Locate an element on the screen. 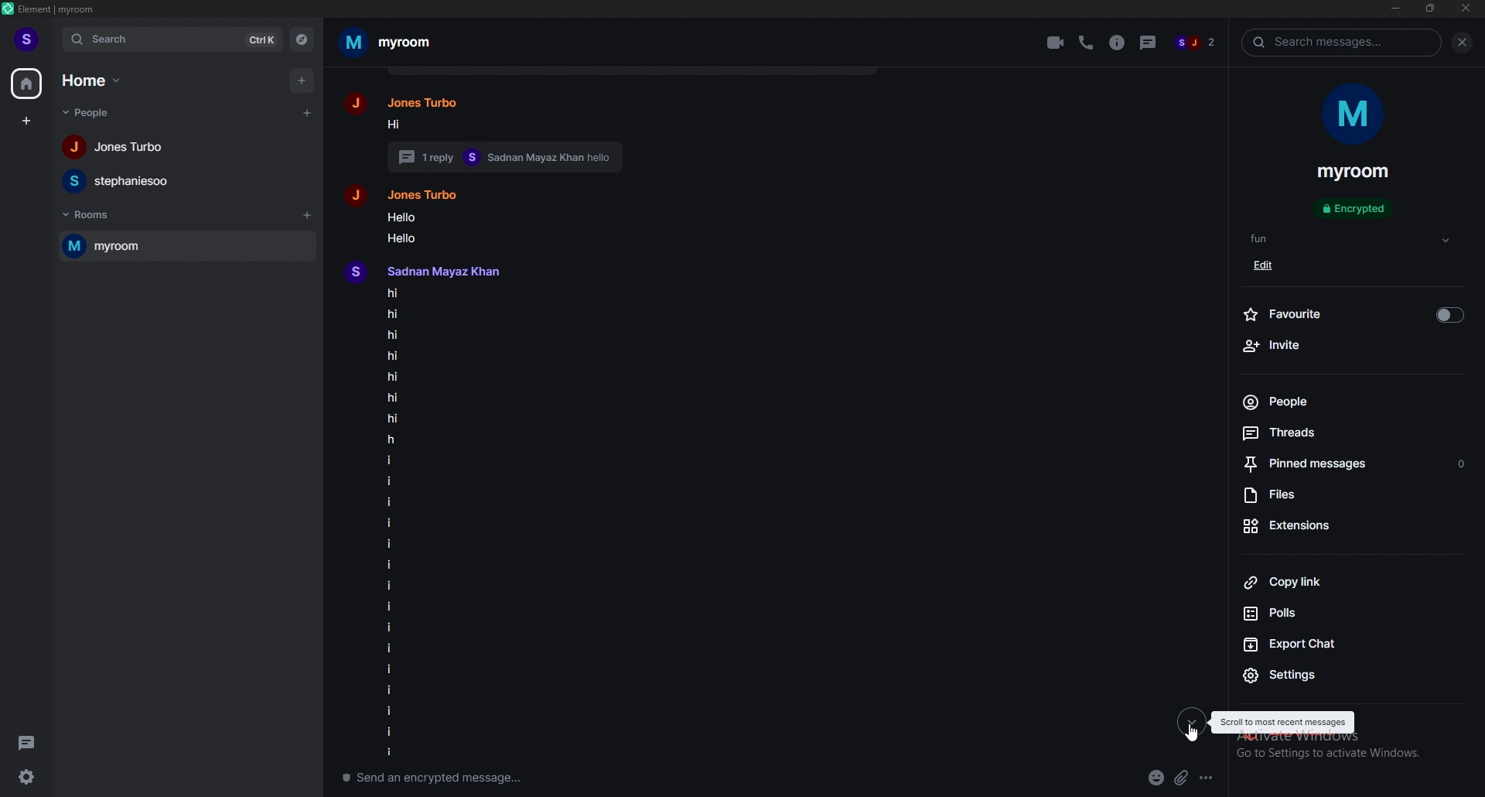  home is located at coordinates (26, 82).